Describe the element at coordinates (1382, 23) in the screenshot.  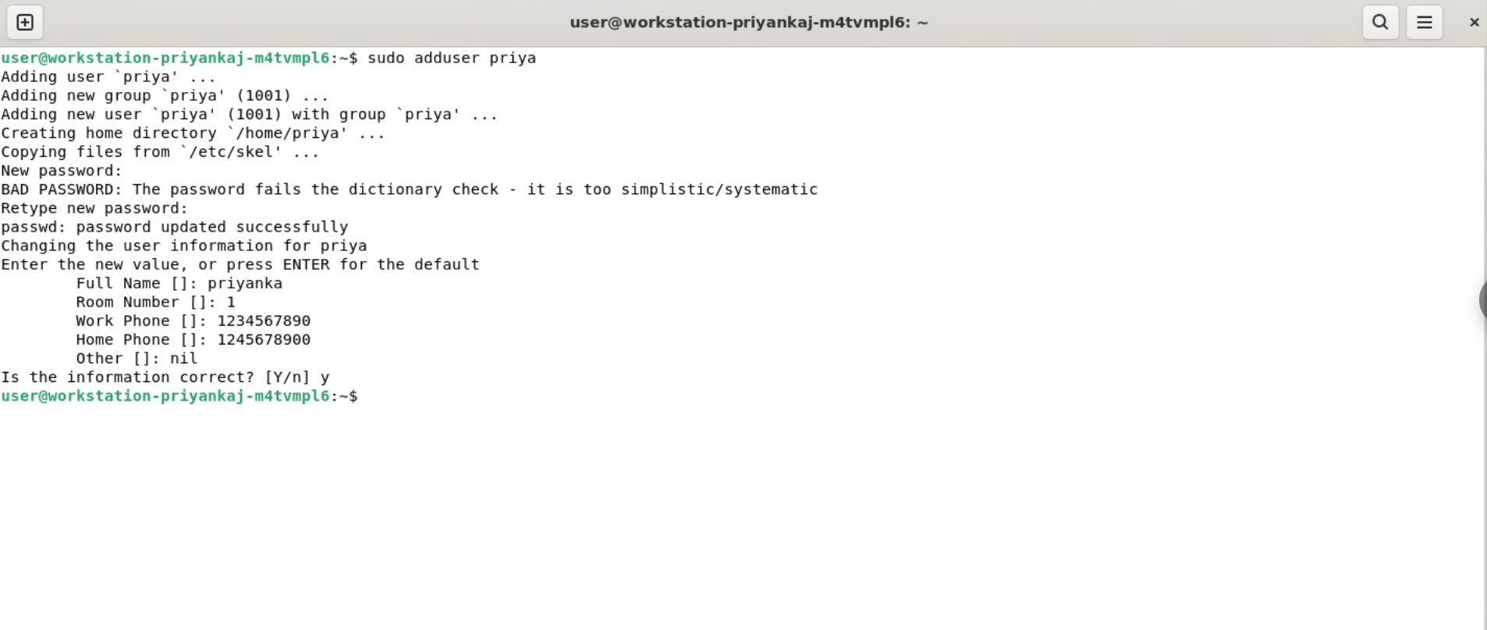
I see `search` at that location.